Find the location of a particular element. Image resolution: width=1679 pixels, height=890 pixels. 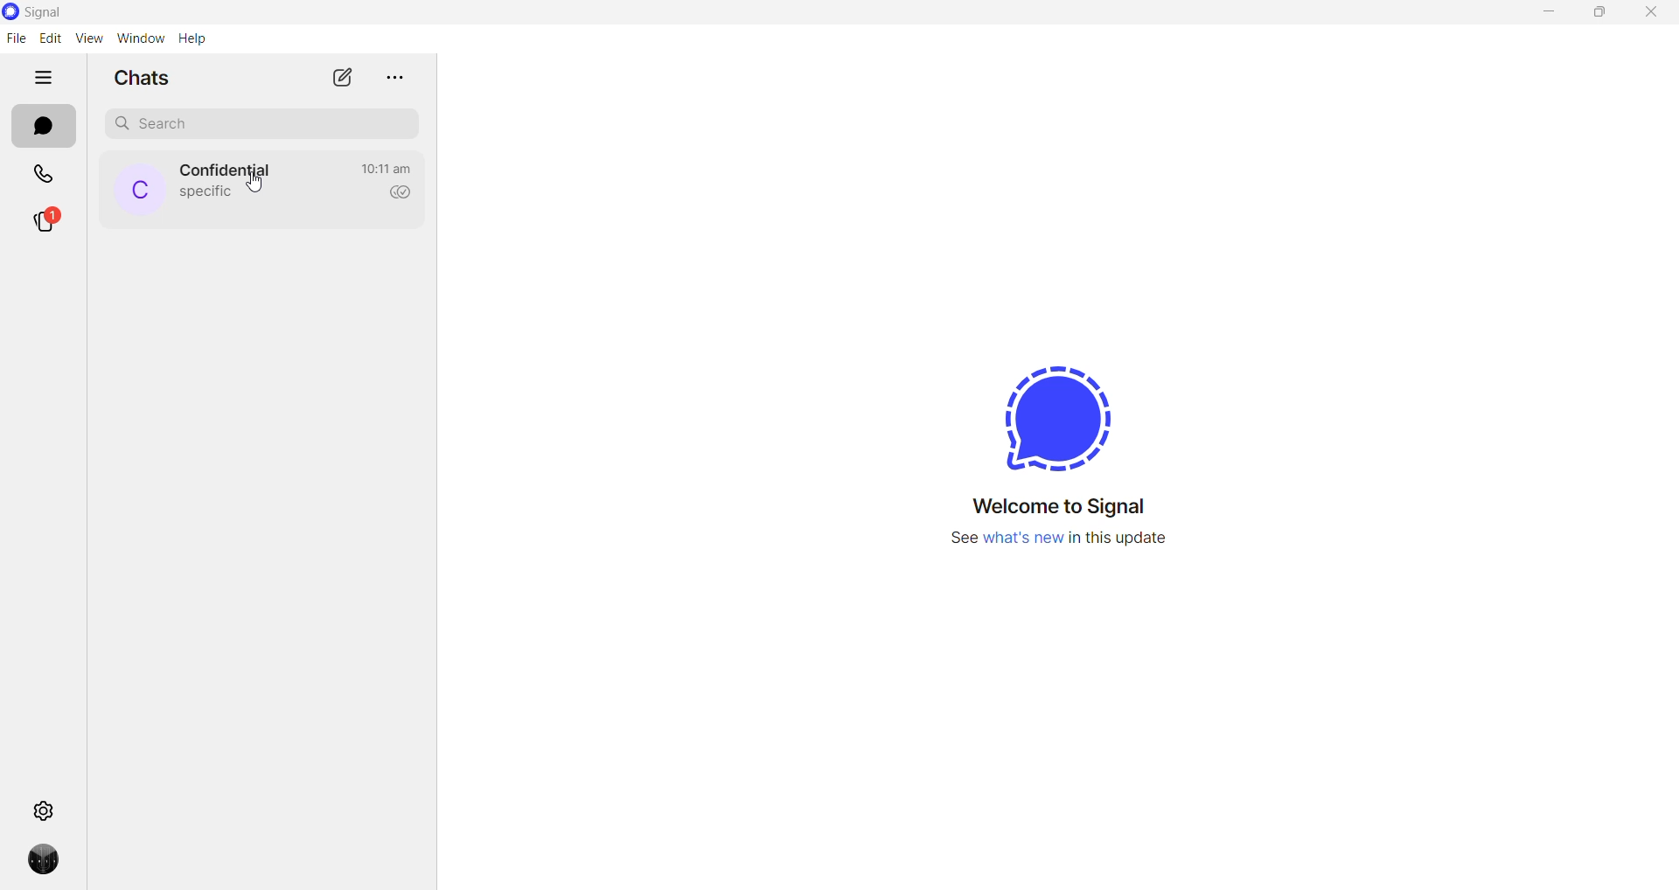

new chat is located at coordinates (344, 78).